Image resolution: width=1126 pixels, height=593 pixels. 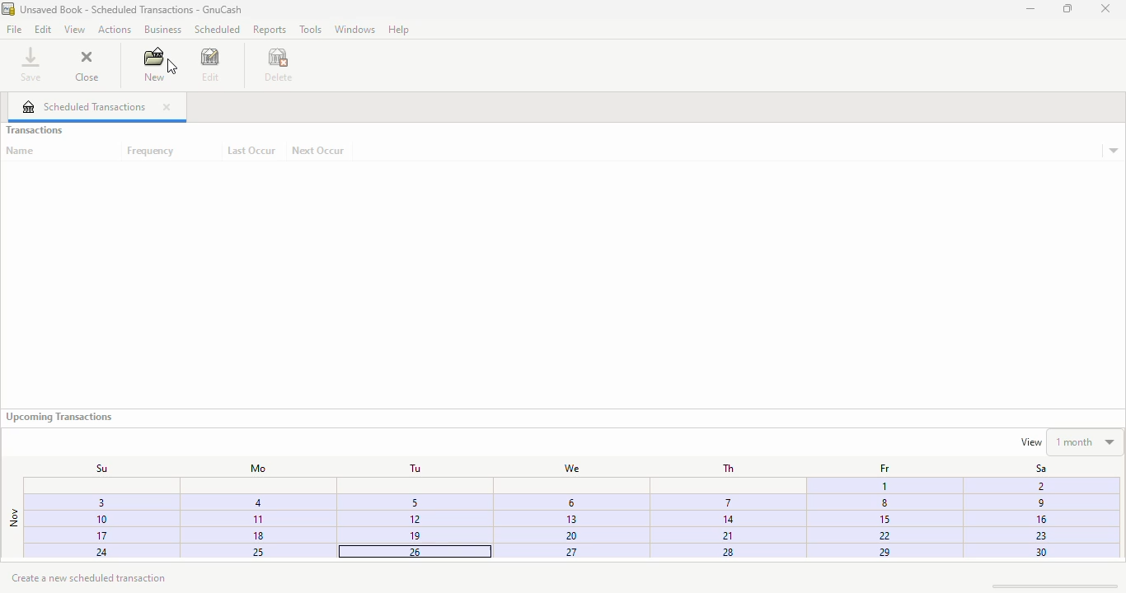 What do you see at coordinates (34, 130) in the screenshot?
I see `transactions` at bounding box center [34, 130].